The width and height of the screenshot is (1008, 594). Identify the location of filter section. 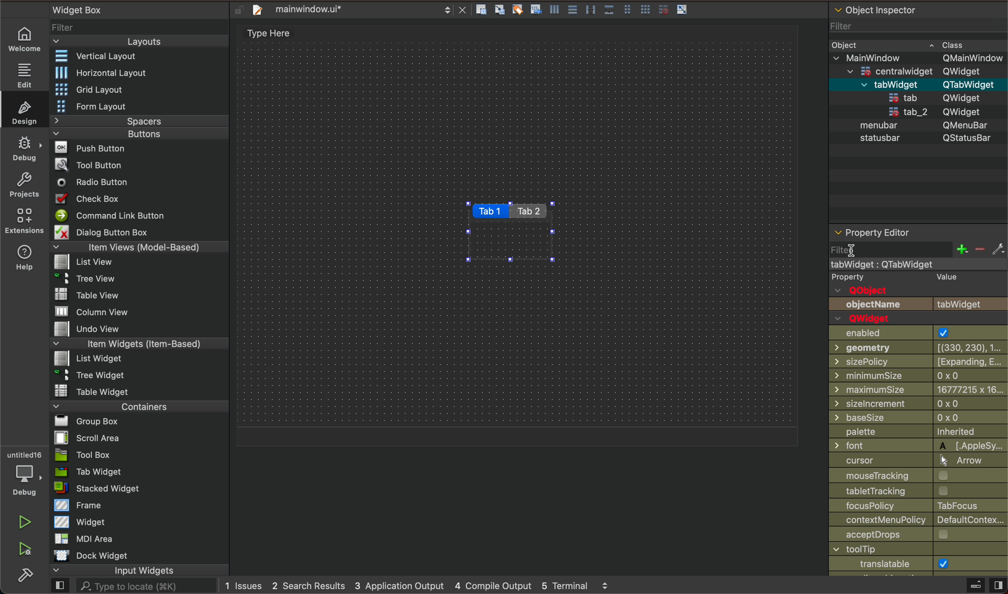
(919, 249).